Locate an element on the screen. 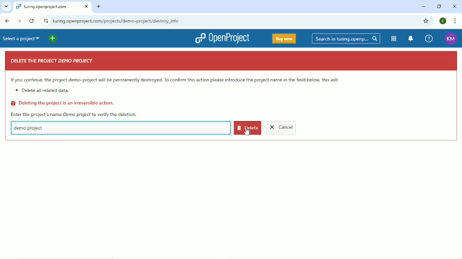 This screenshot has width=462, height=259. View site information is located at coordinates (46, 20).